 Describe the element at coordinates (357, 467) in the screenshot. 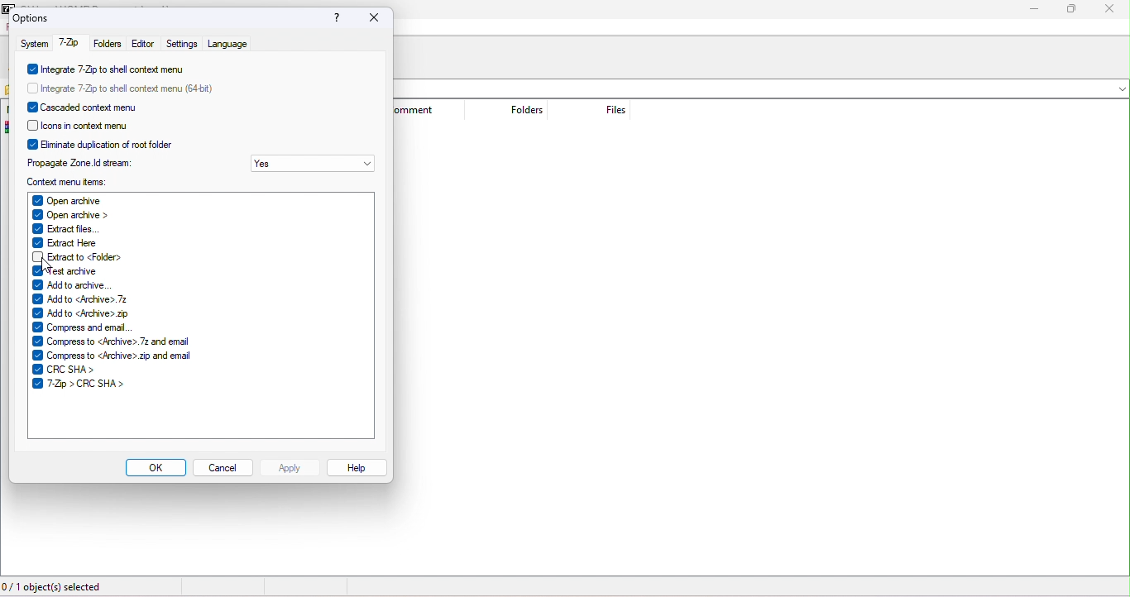

I see `help` at that location.